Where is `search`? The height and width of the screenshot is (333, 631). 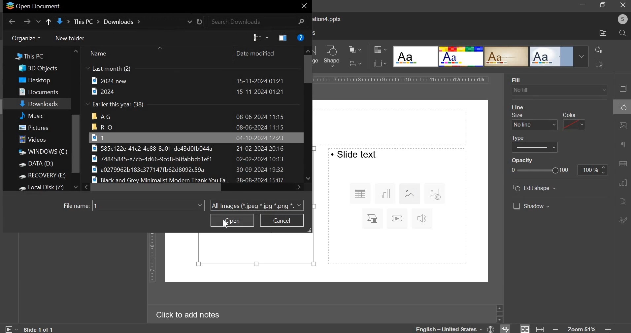 search is located at coordinates (622, 34).